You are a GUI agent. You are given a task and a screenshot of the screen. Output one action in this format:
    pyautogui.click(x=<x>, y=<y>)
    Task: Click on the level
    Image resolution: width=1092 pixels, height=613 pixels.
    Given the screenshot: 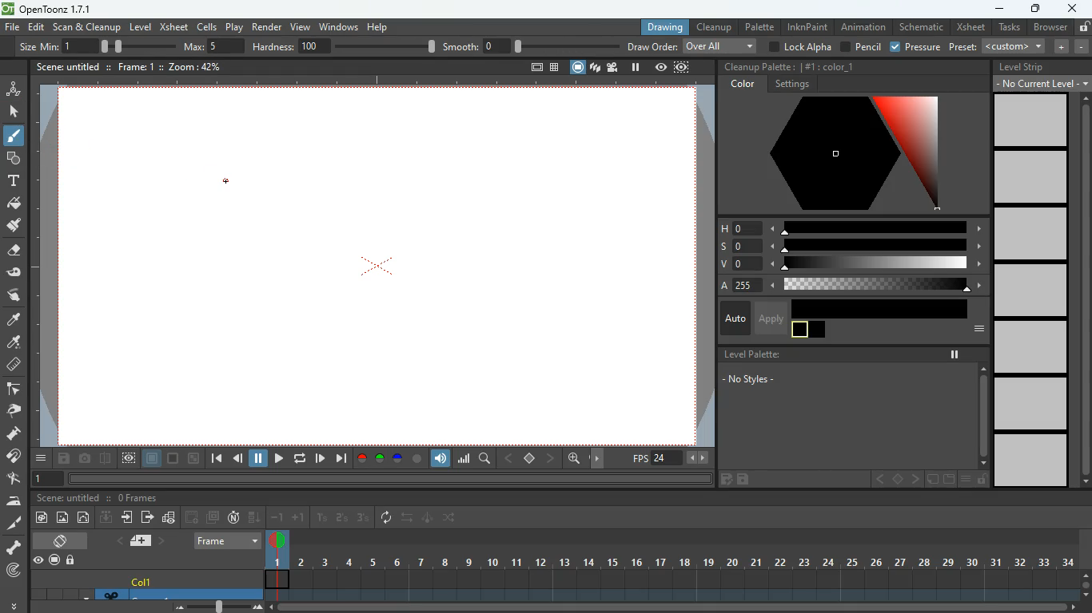 What is the action you would take?
    pyautogui.click(x=1031, y=120)
    